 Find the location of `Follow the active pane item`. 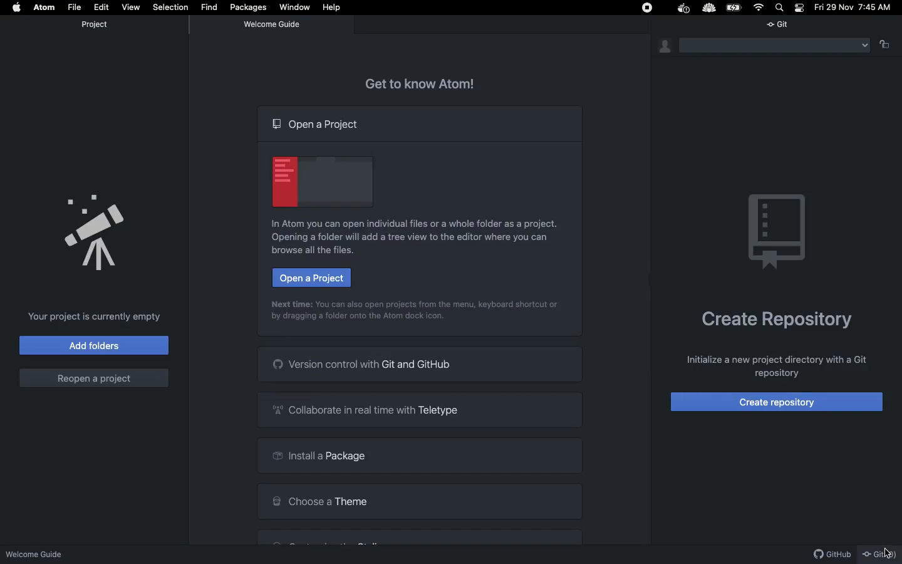

Follow the active pane item is located at coordinates (888, 45).